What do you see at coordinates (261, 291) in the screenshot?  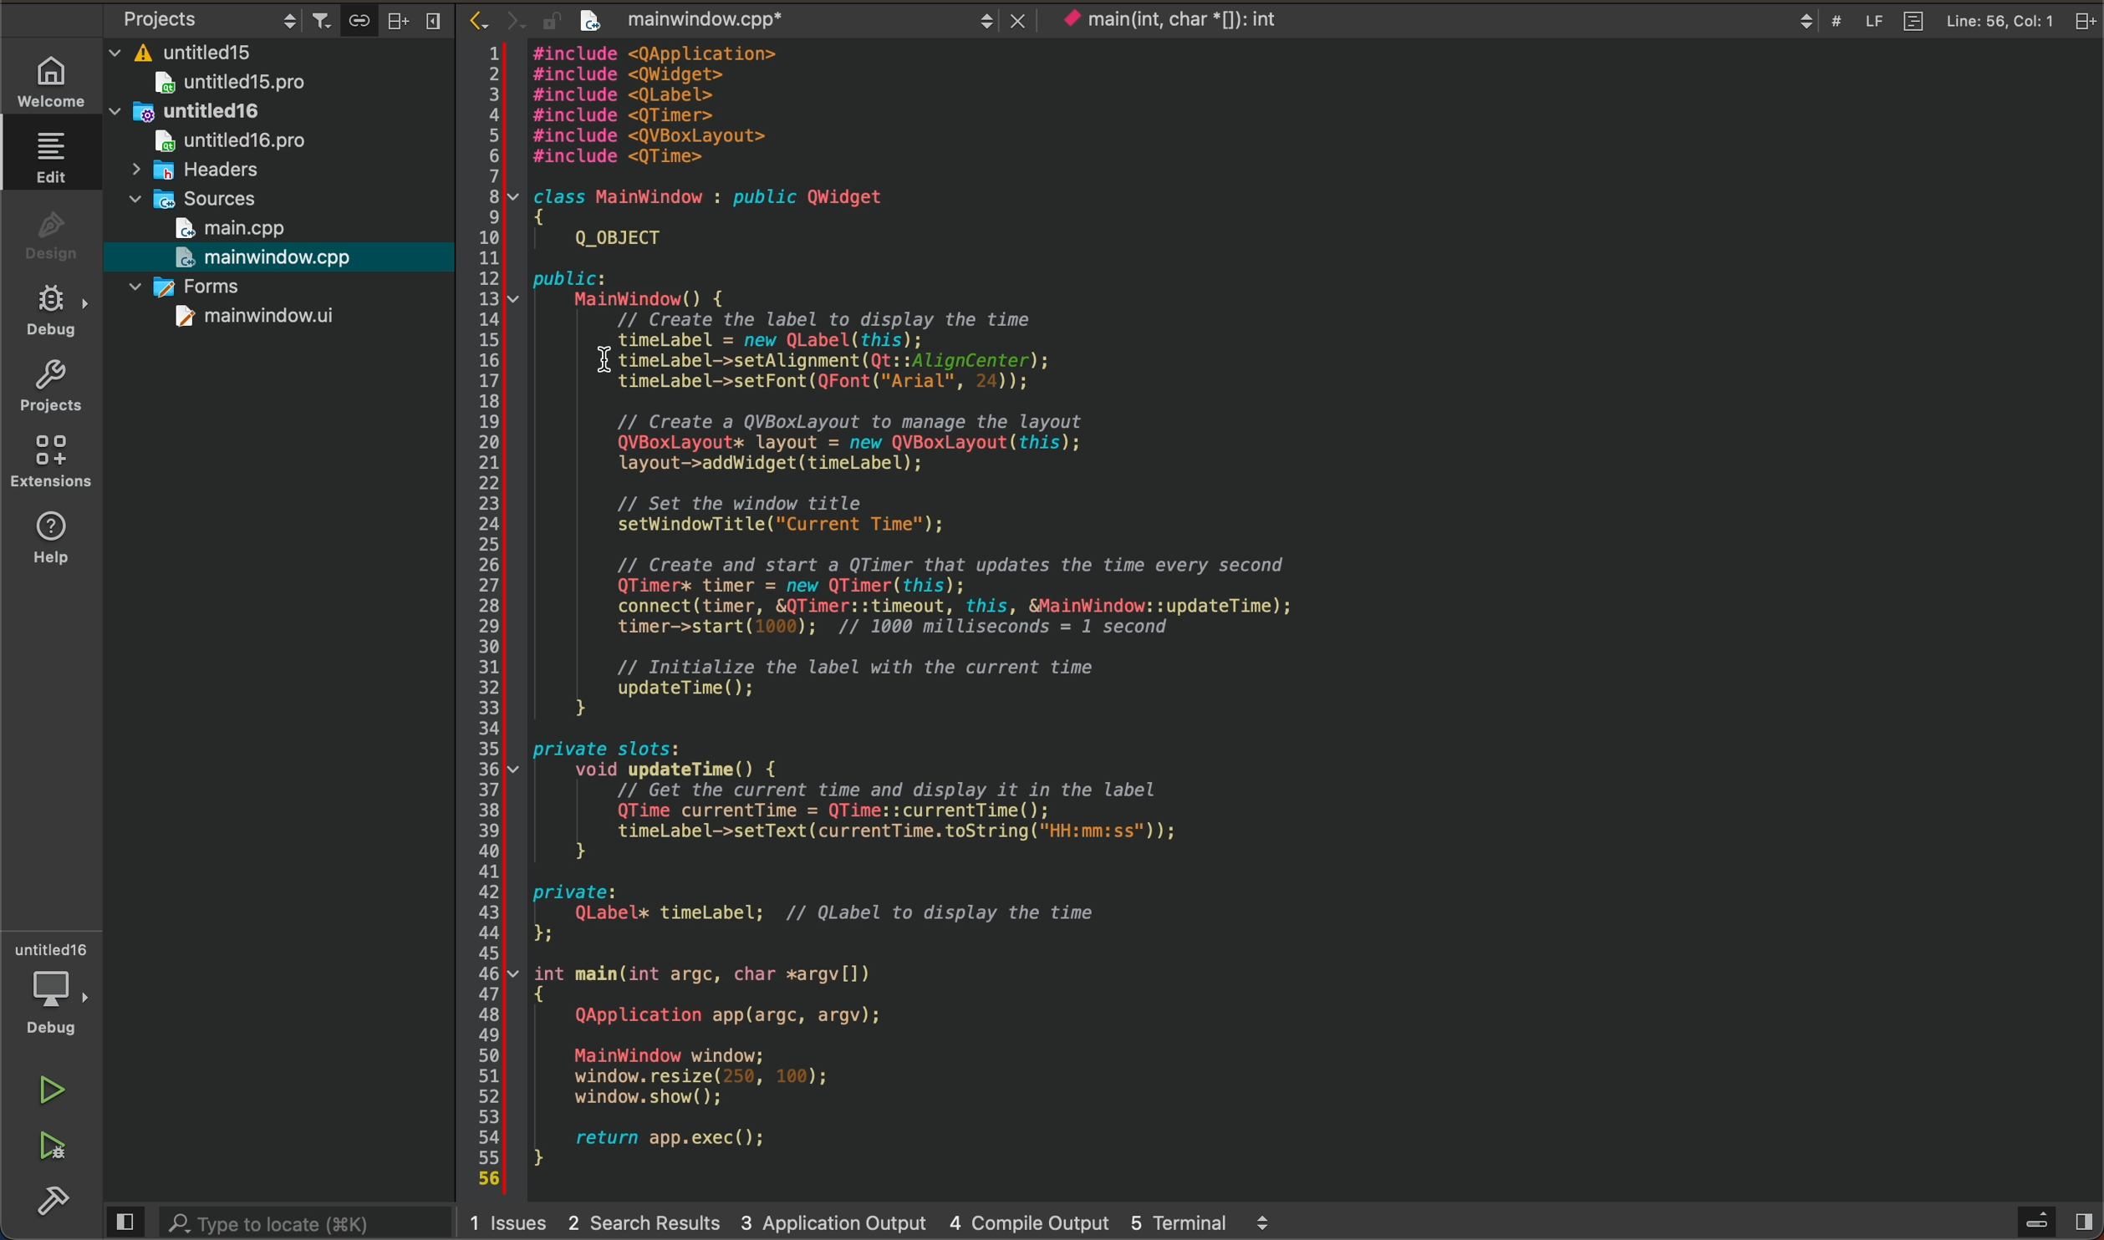 I see `forms` at bounding box center [261, 291].